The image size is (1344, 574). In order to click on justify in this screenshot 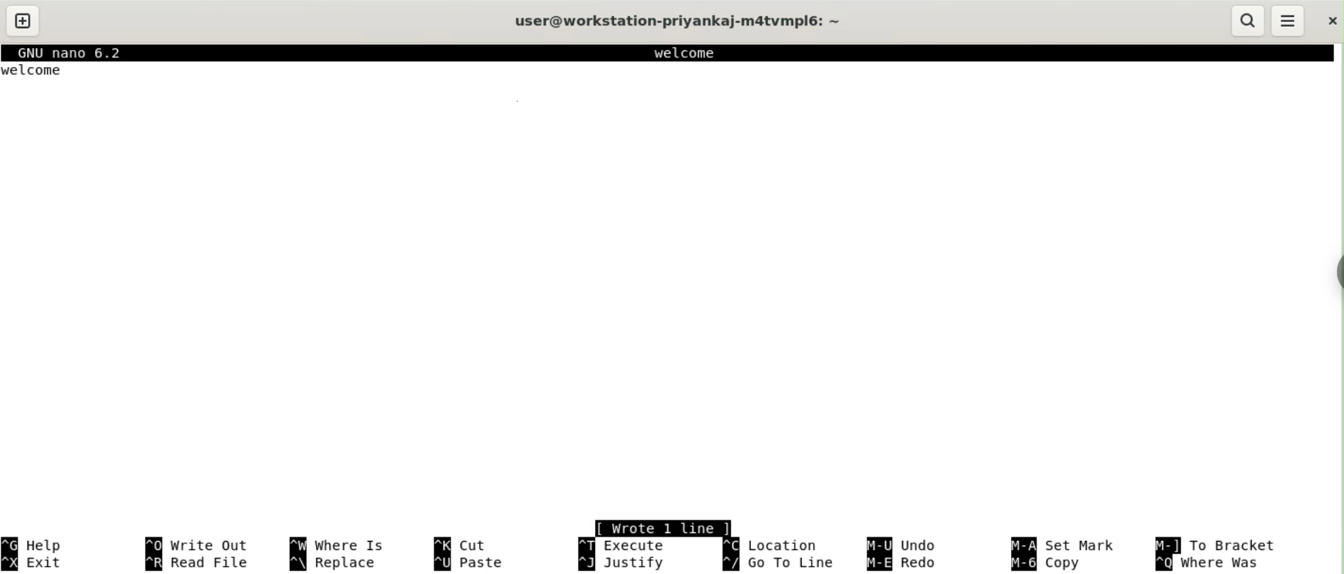, I will do `click(624, 564)`.